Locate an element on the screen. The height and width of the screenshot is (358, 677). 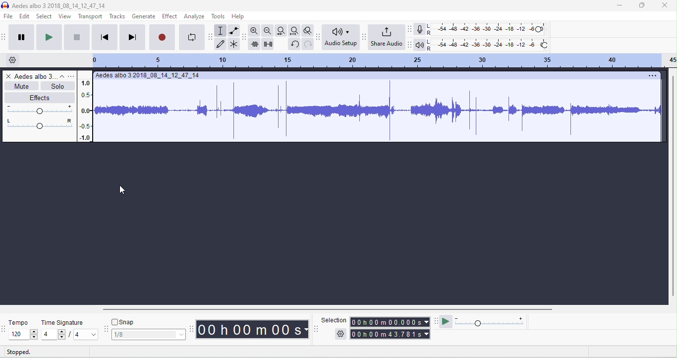
close is located at coordinates (665, 4).